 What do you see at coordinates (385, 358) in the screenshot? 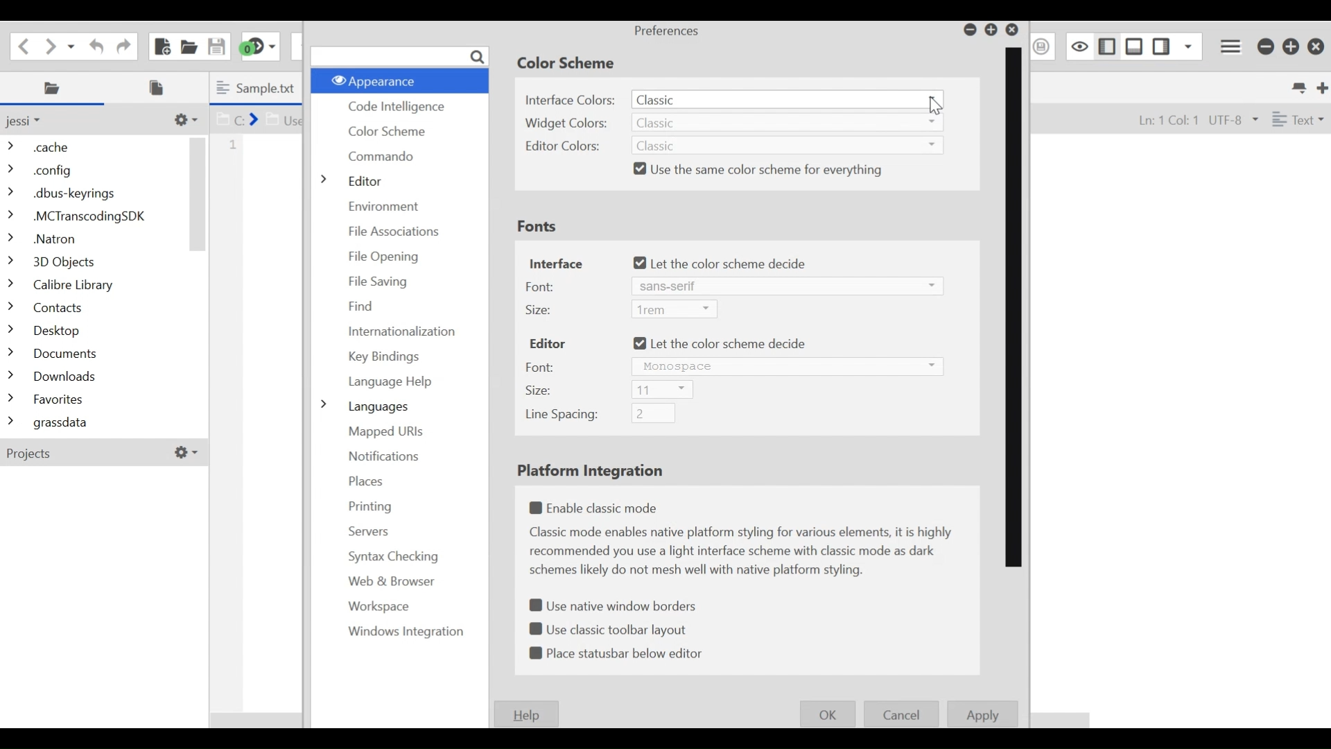
I see `Key Finding` at bounding box center [385, 358].